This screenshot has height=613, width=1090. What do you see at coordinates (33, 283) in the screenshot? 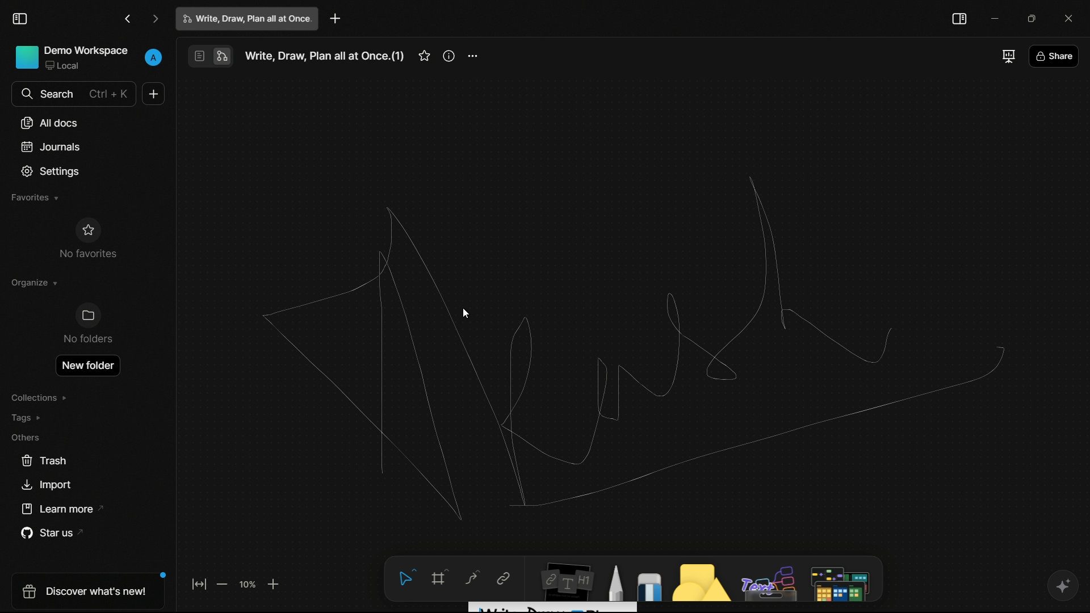
I see `organize` at bounding box center [33, 283].